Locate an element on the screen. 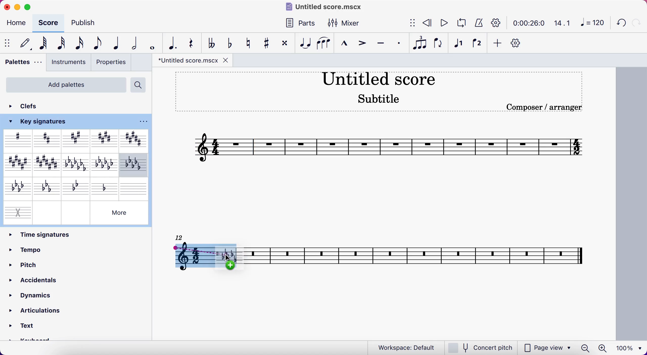 This screenshot has height=355, width=647. tuplet is located at coordinates (421, 43).